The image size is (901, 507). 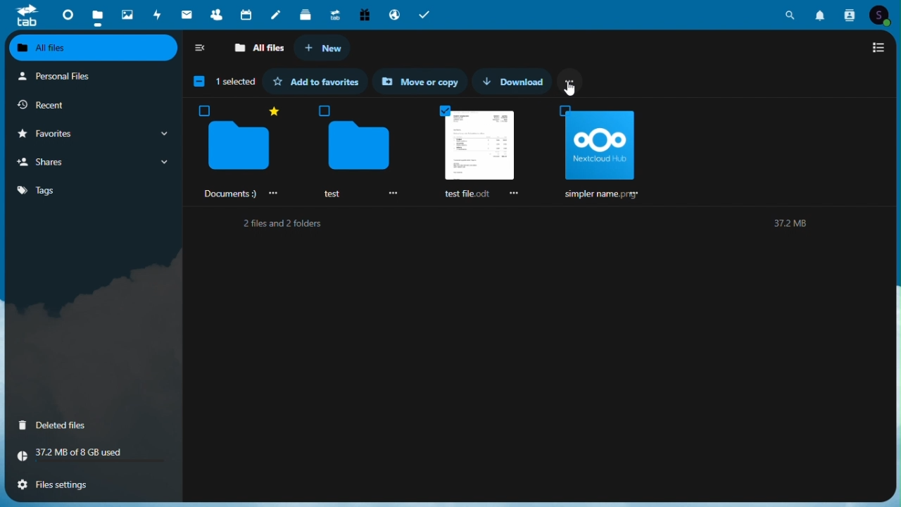 I want to click on New, so click(x=327, y=46).